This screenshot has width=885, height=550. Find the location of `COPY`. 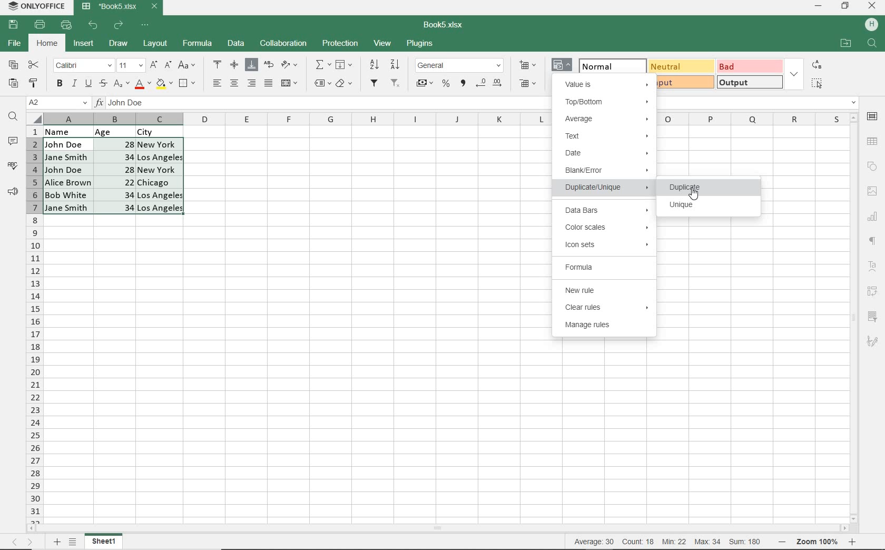

COPY is located at coordinates (14, 65).